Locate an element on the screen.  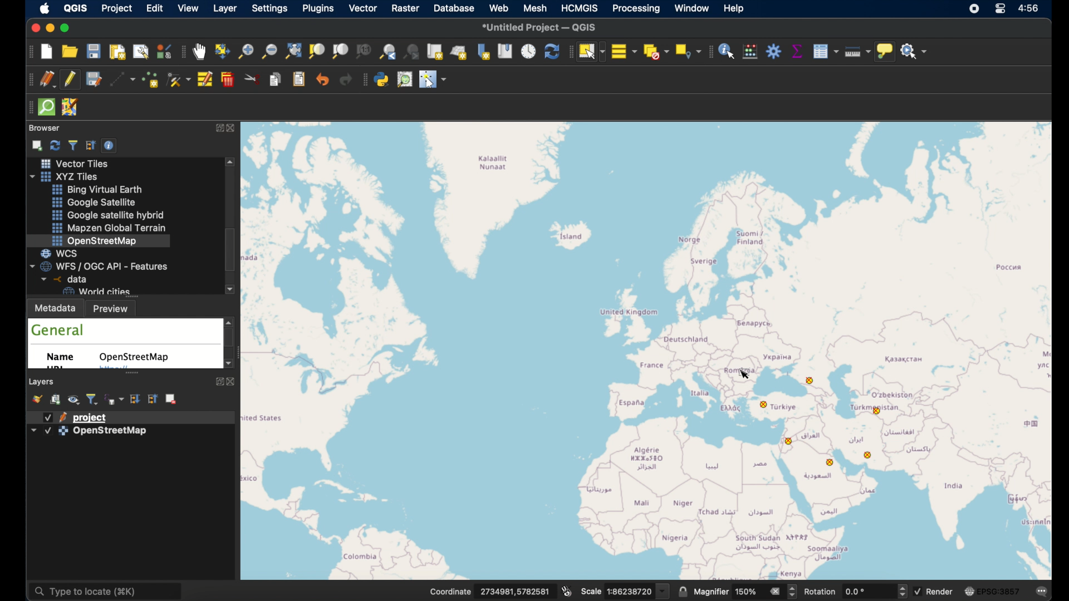
checkbox is located at coordinates (48, 417).